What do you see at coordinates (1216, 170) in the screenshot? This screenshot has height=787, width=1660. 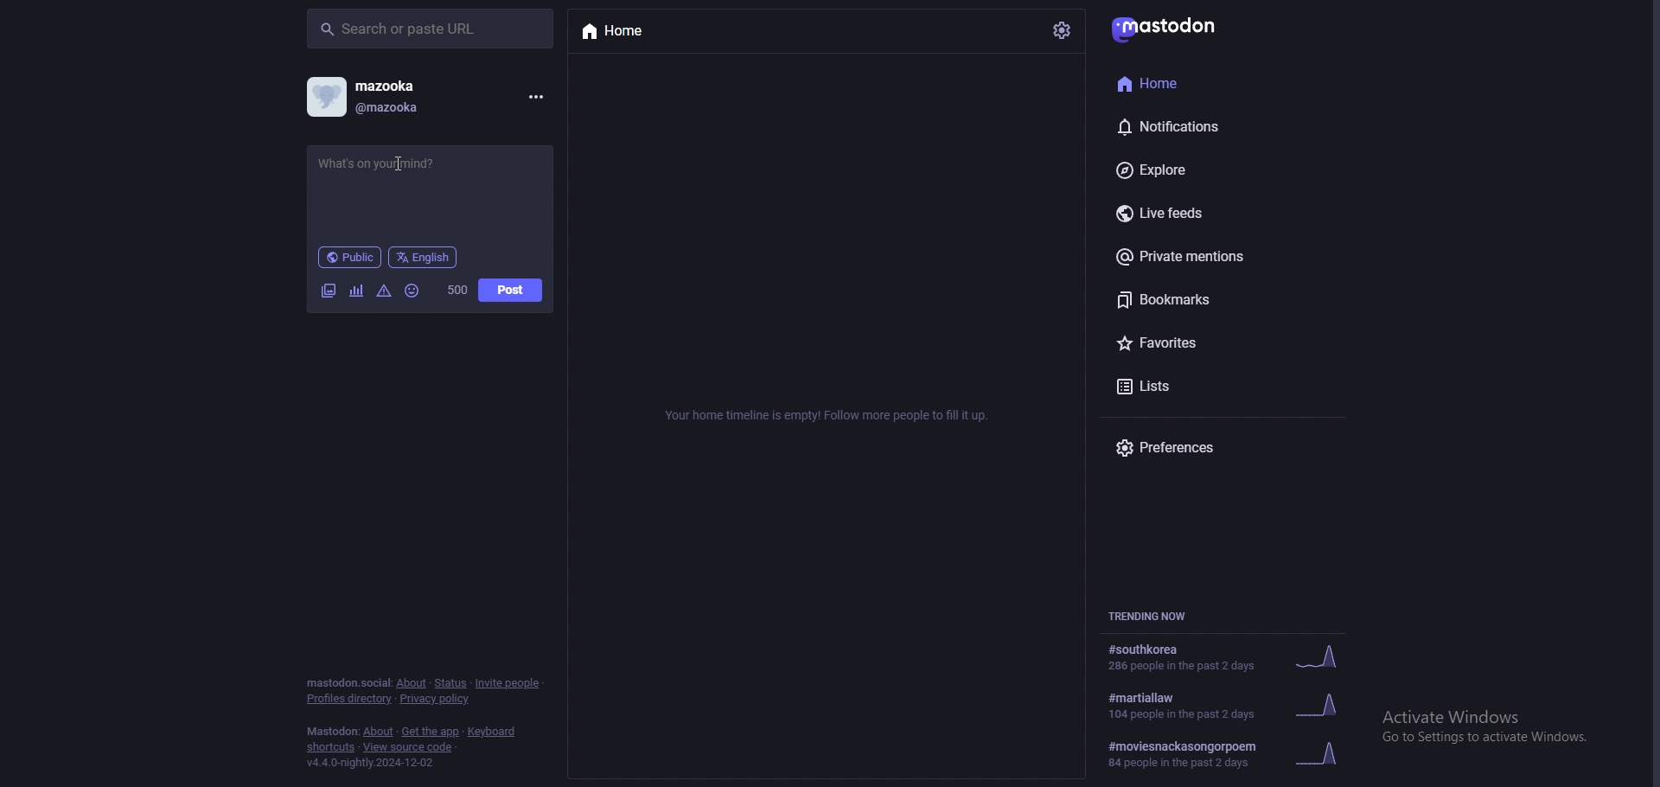 I see `explore` at bounding box center [1216, 170].